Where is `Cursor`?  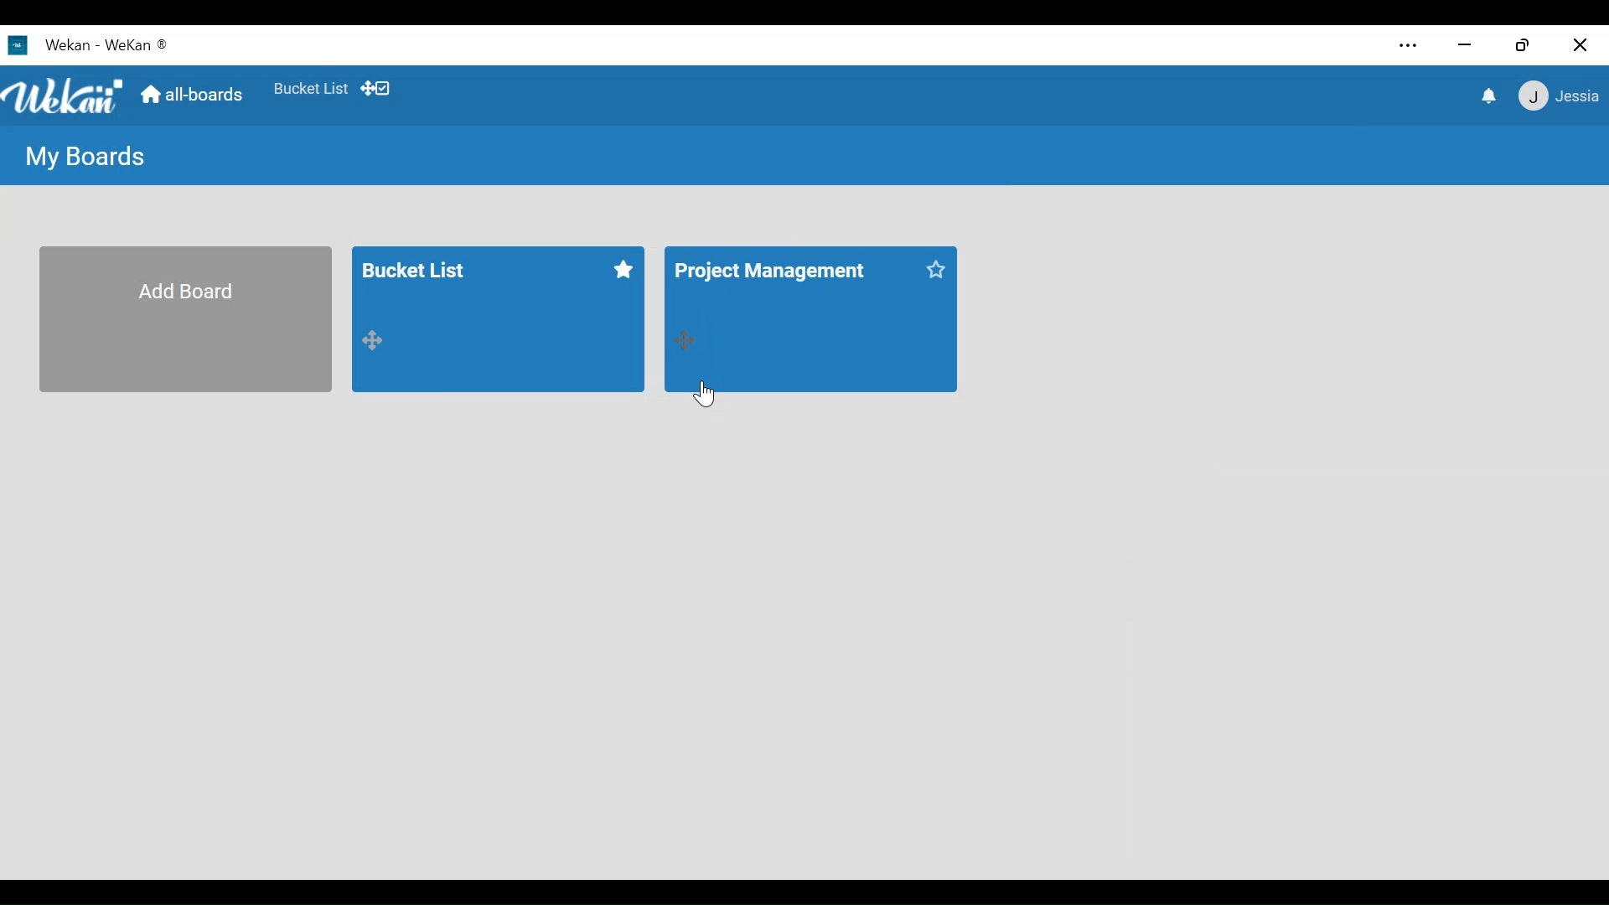
Cursor is located at coordinates (707, 388).